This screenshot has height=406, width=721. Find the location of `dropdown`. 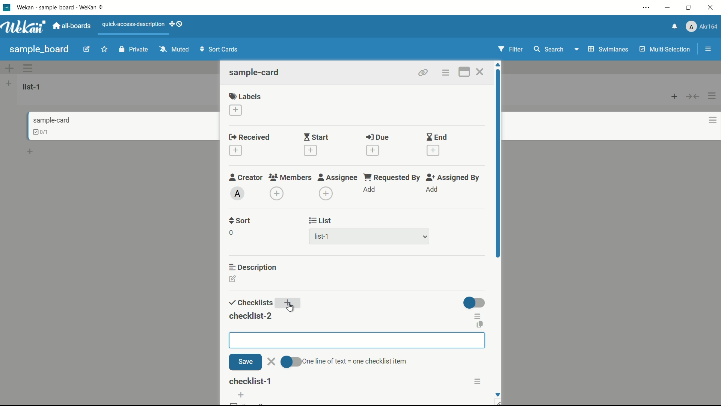

dropdown is located at coordinates (425, 237).